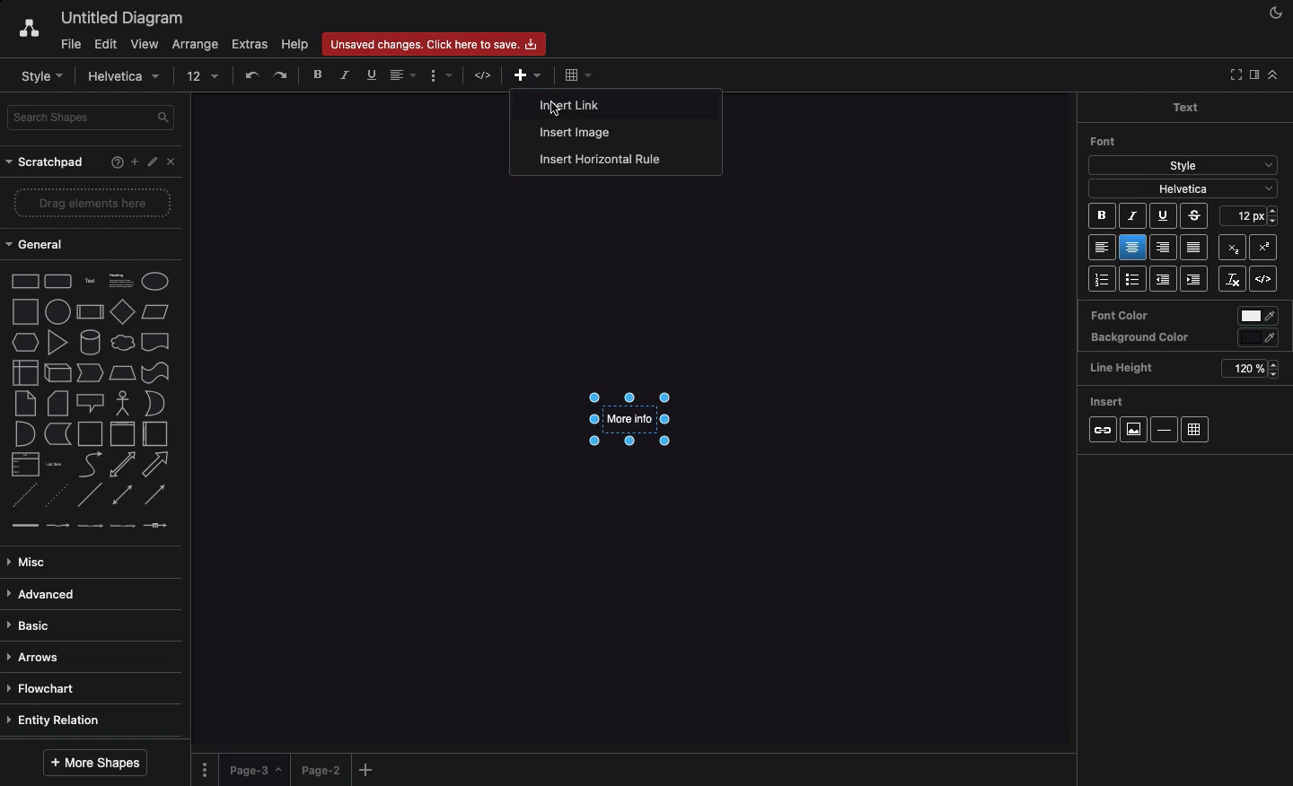 This screenshot has height=786, width=1293. I want to click on View, so click(143, 41).